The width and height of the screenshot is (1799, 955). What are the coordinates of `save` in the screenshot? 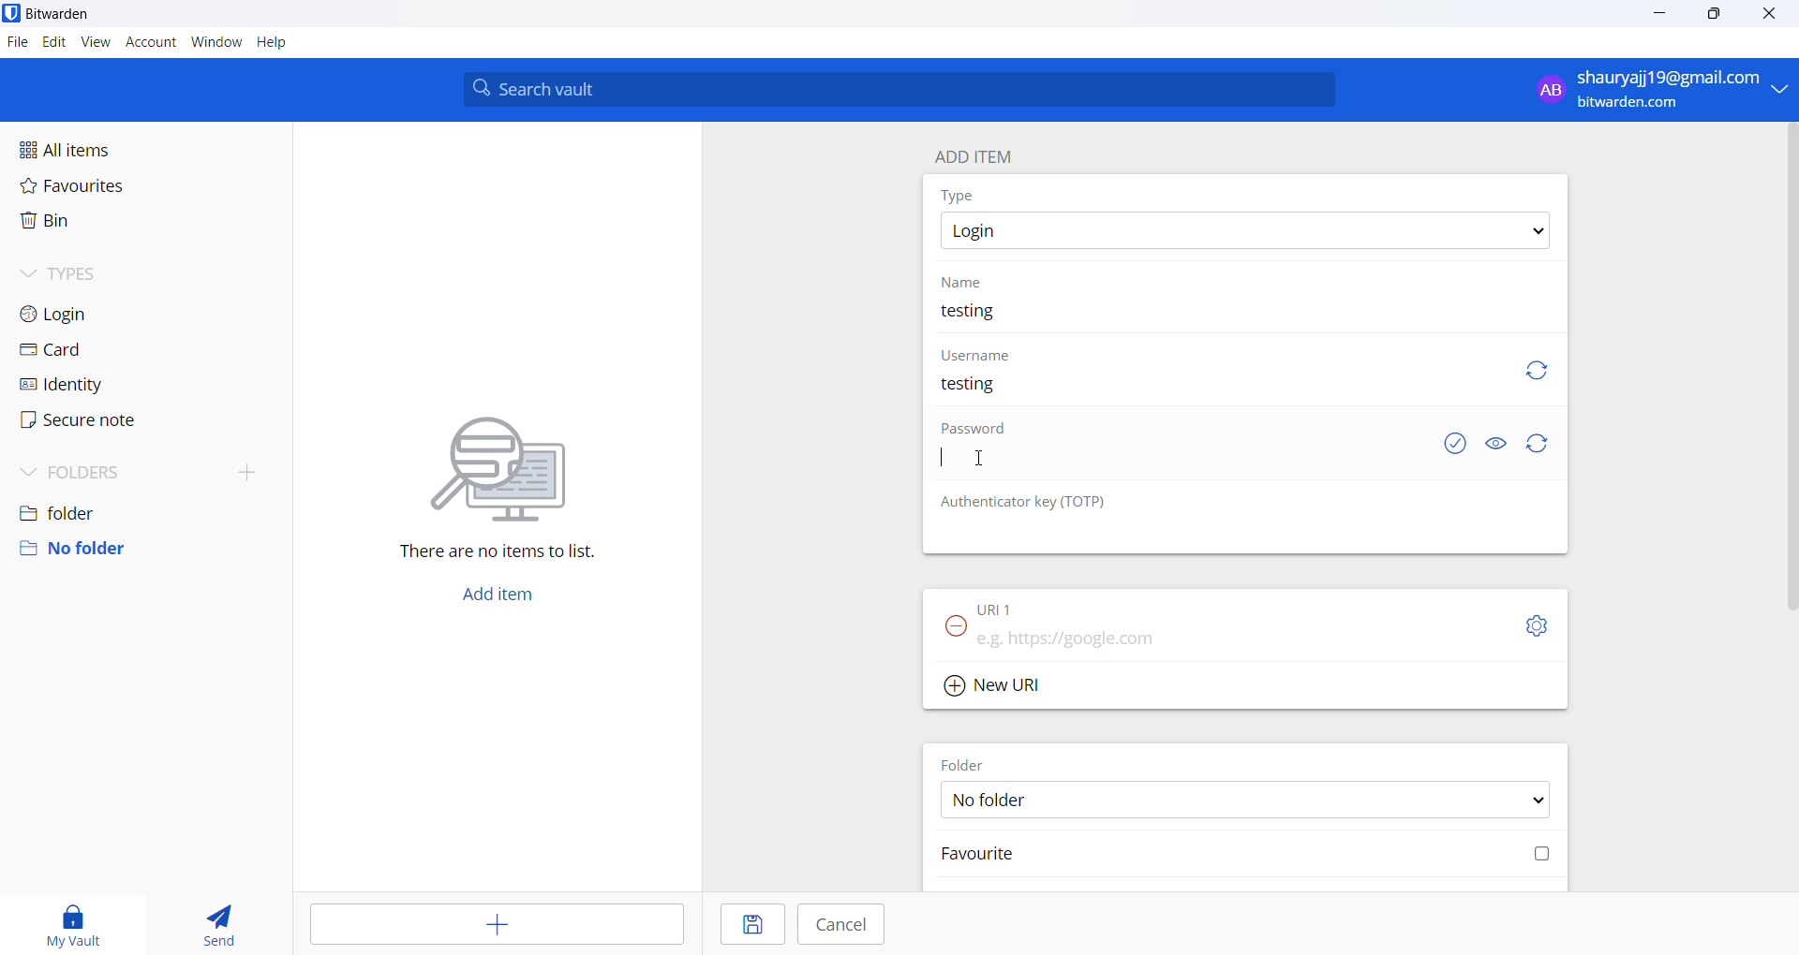 It's located at (751, 923).